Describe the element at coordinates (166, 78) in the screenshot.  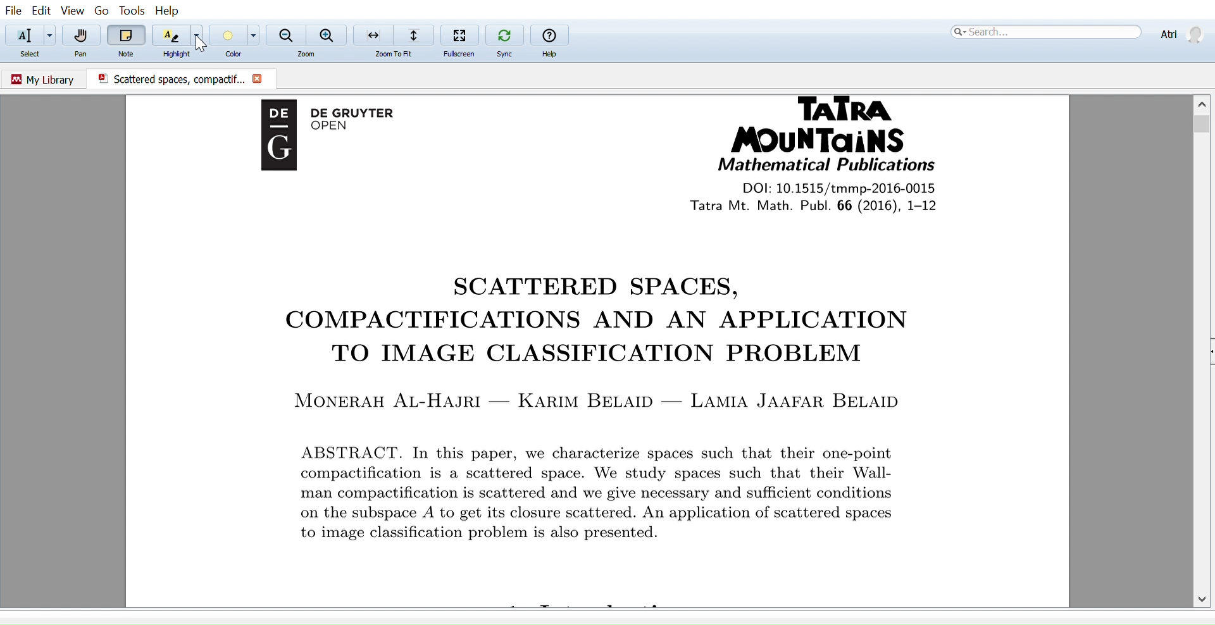
I see `Scattered spaces, compactific.` at that location.